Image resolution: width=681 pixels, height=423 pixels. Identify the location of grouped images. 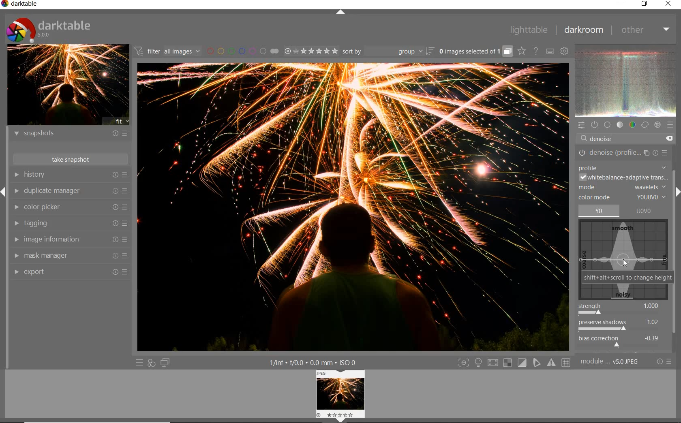
(475, 51).